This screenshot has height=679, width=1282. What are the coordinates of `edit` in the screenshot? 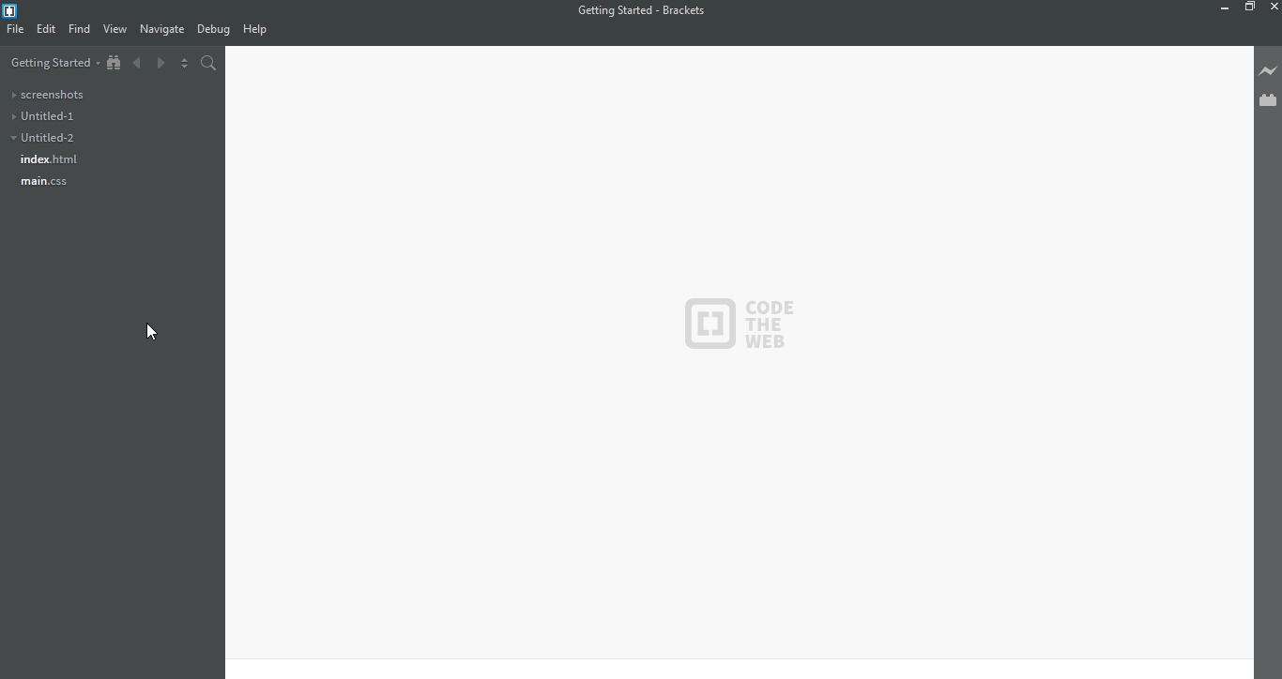 It's located at (49, 30).